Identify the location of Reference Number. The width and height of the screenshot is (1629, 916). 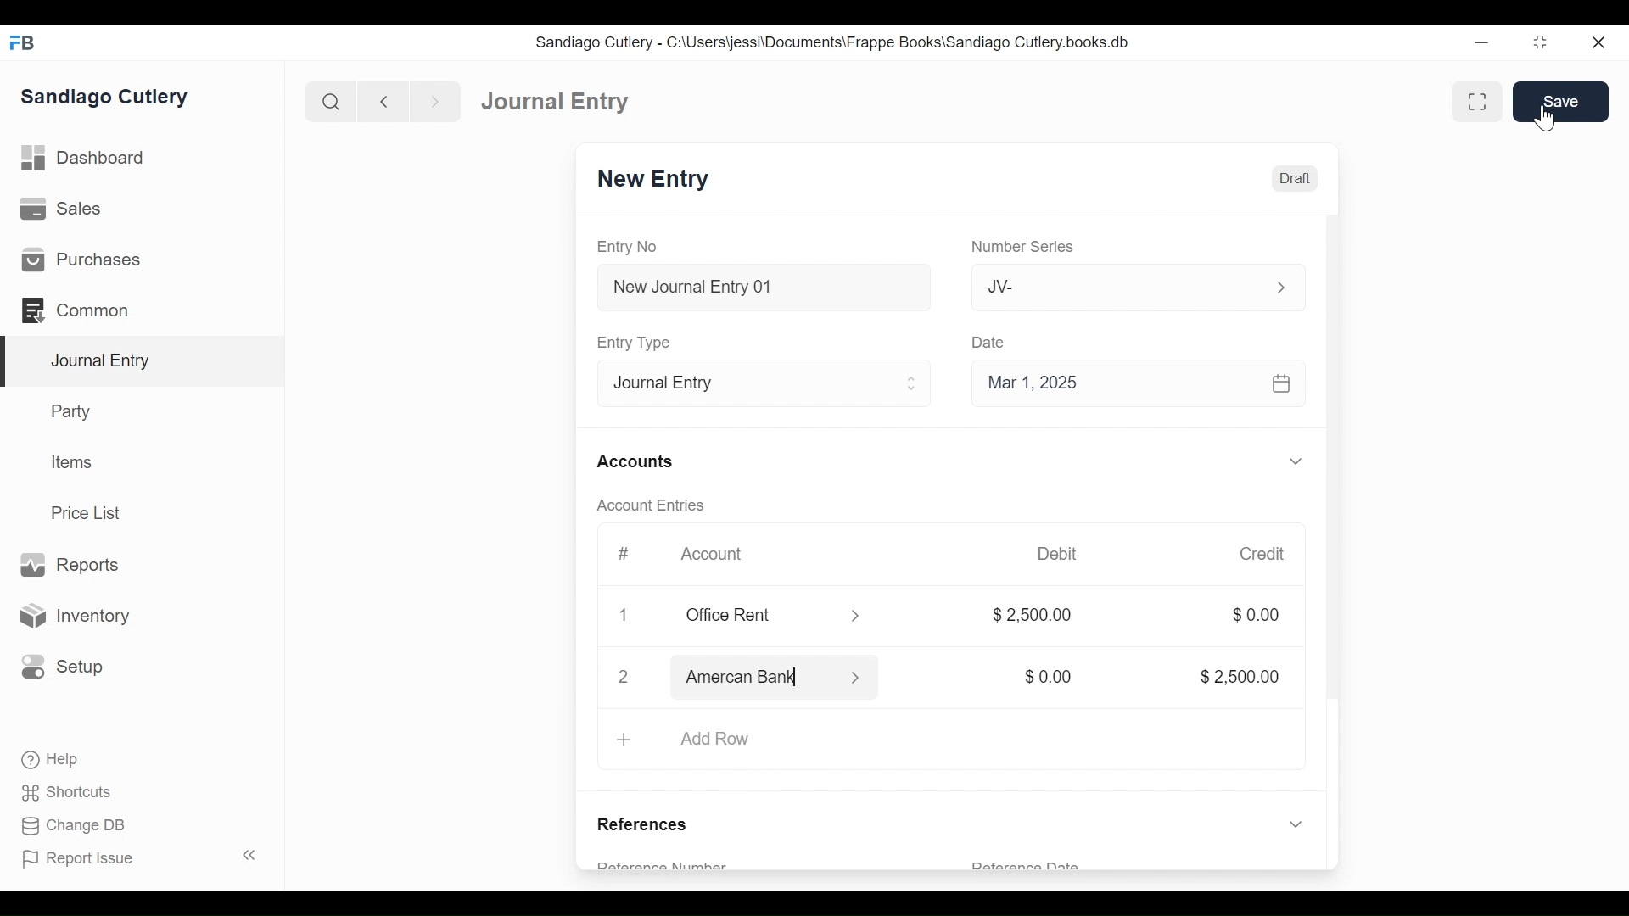
(686, 862).